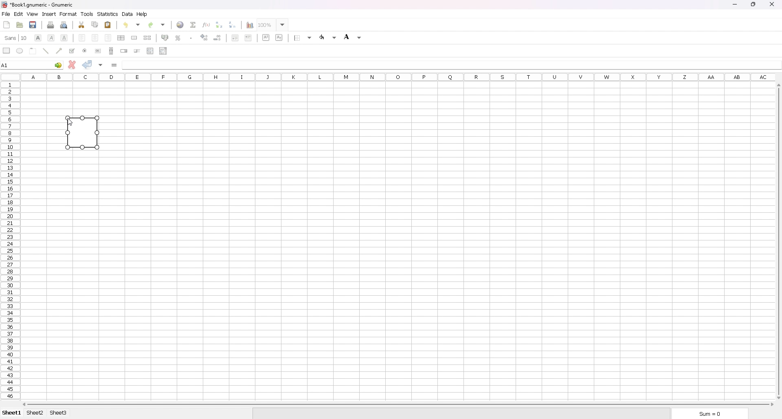 Image resolution: width=782 pixels, height=419 pixels. What do you see at coordinates (15, 38) in the screenshot?
I see `font` at bounding box center [15, 38].